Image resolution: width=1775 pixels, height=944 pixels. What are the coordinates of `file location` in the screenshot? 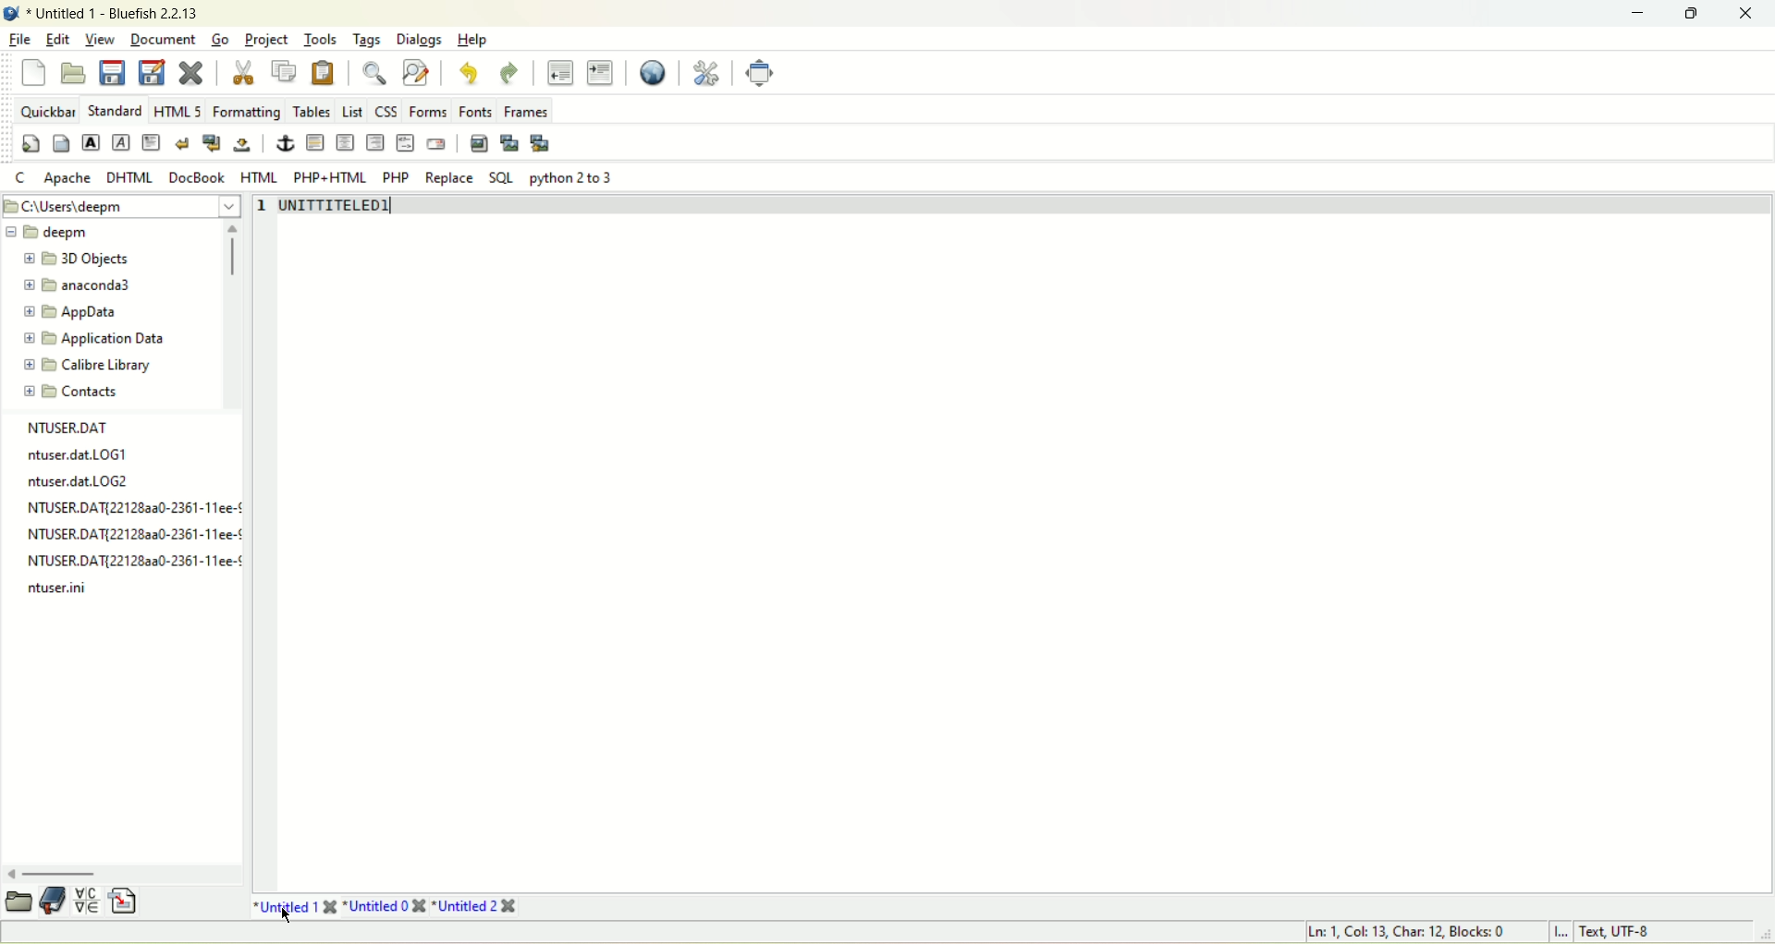 It's located at (79, 206).